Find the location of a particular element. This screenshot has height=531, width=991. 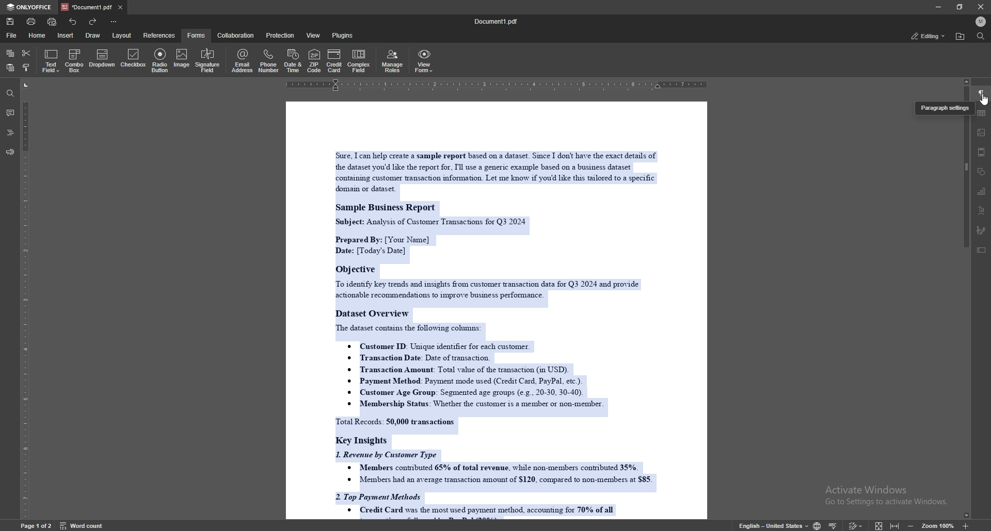

radio button is located at coordinates (161, 60).